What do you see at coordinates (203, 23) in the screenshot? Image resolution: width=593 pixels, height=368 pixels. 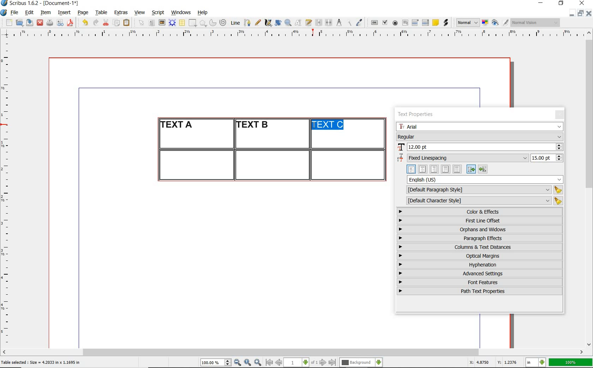 I see `polygon` at bounding box center [203, 23].